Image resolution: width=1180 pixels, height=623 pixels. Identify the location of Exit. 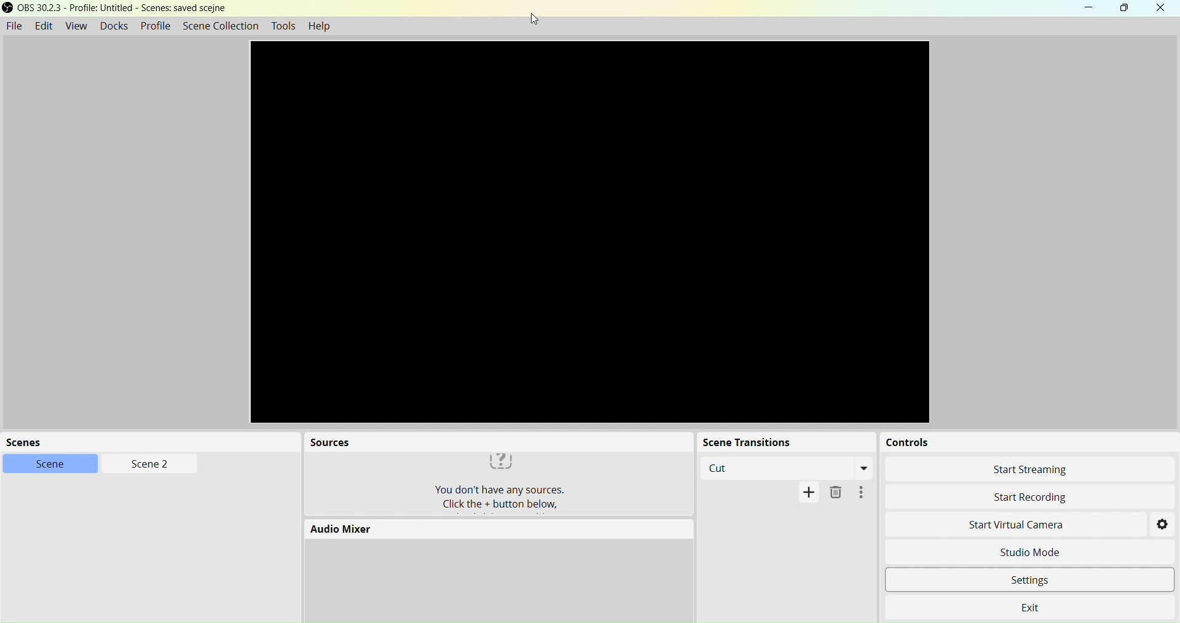
(1034, 607).